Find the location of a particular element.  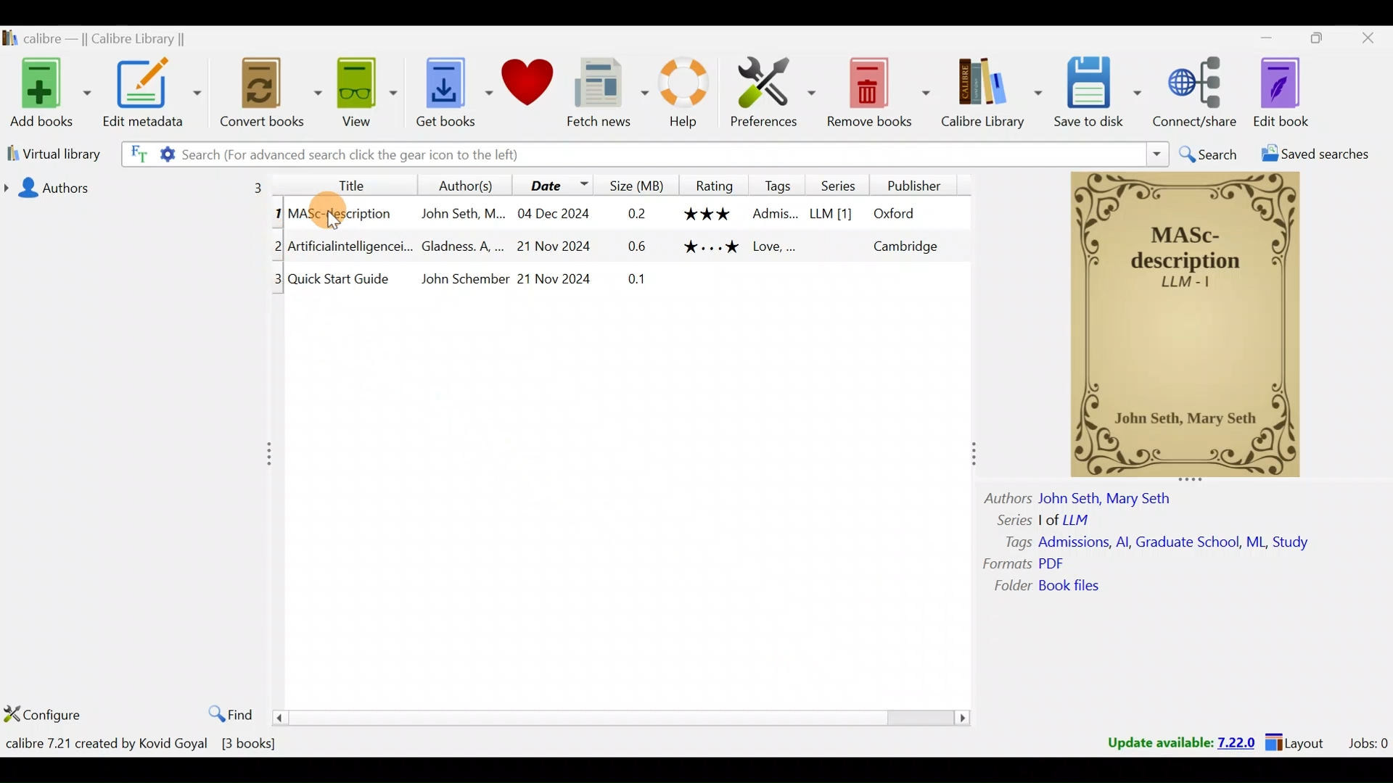

Search is located at coordinates (1207, 152).